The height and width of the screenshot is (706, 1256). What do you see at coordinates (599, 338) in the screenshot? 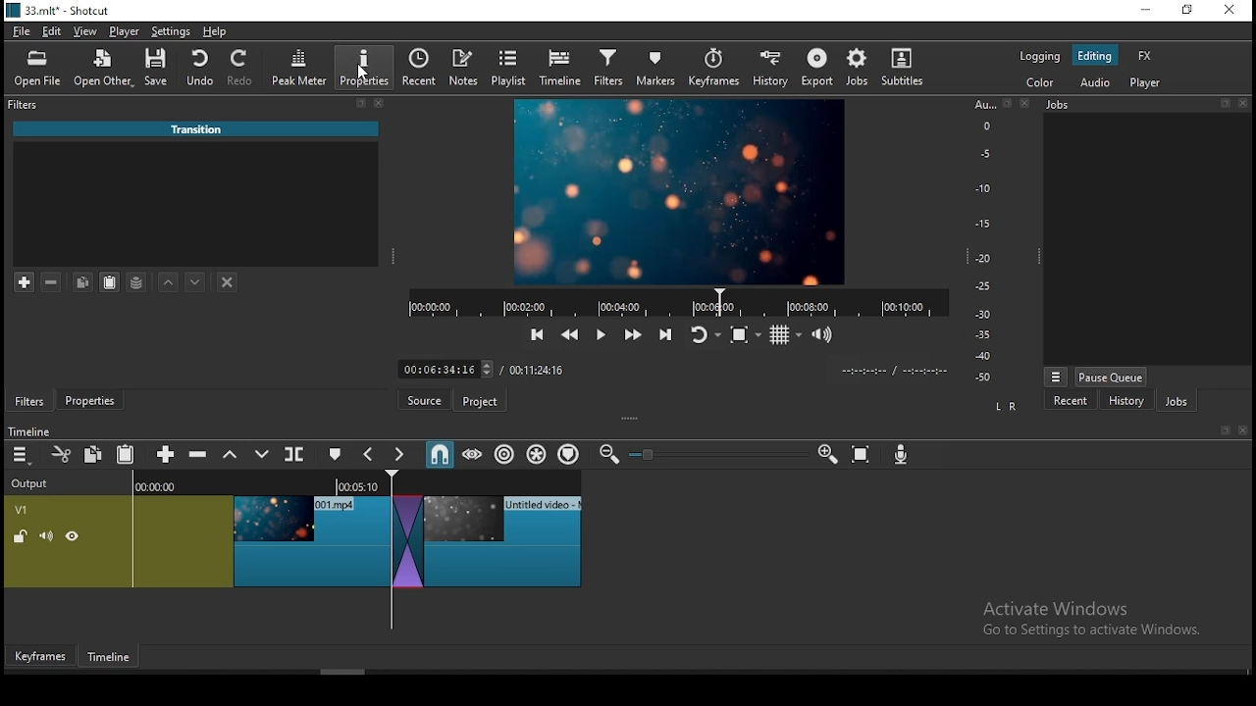
I see `play/pause` at bounding box center [599, 338].